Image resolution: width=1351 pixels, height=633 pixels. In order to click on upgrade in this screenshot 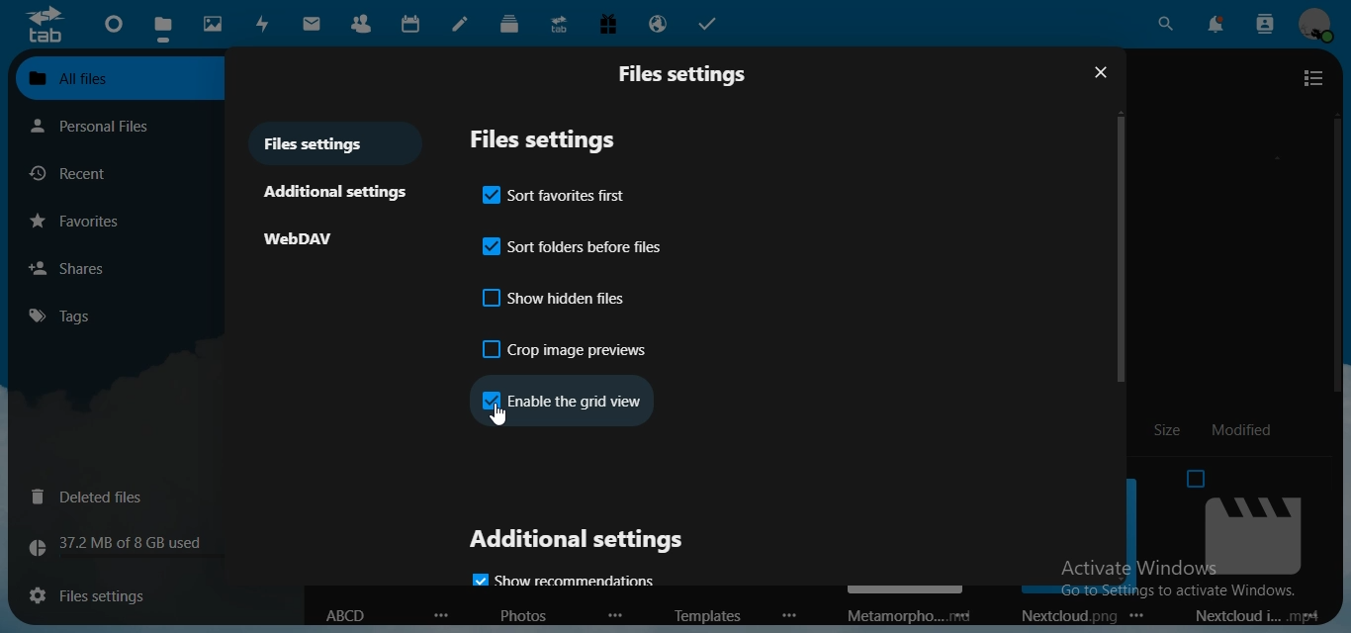, I will do `click(561, 24)`.